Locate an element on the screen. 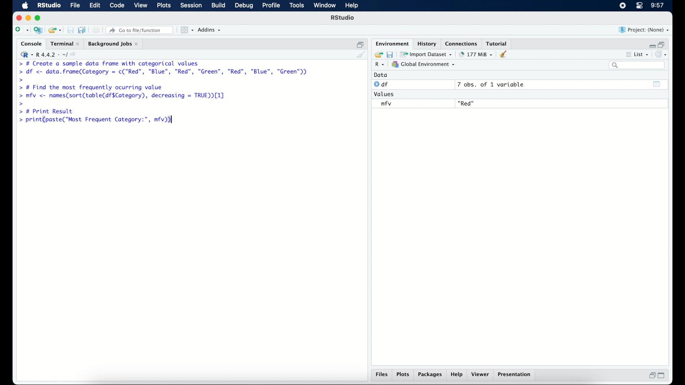 Image resolution: width=685 pixels, height=385 pixels. code is located at coordinates (117, 6).